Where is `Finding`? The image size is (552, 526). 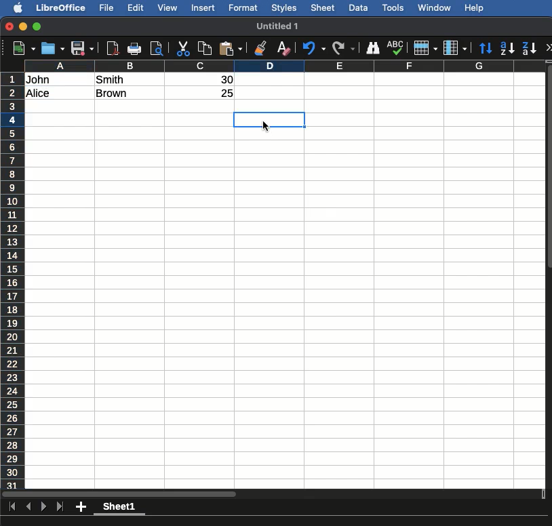 Finding is located at coordinates (373, 47).